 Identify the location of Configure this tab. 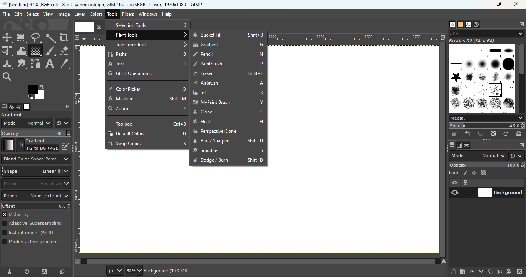
(521, 25).